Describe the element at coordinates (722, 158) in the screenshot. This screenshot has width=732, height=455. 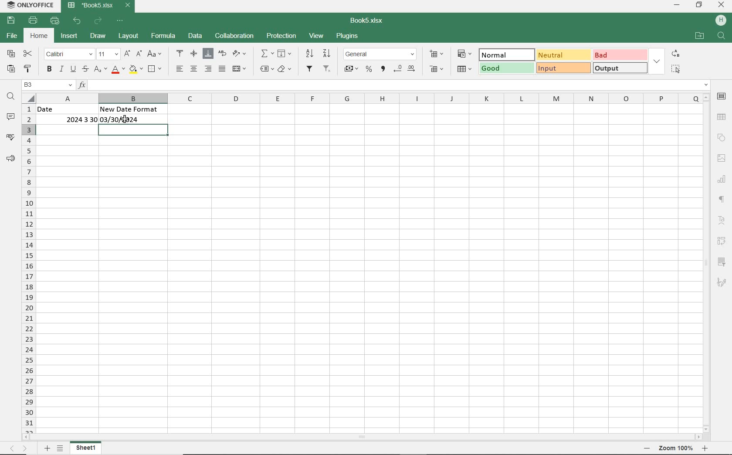
I see `IMAGE` at that location.